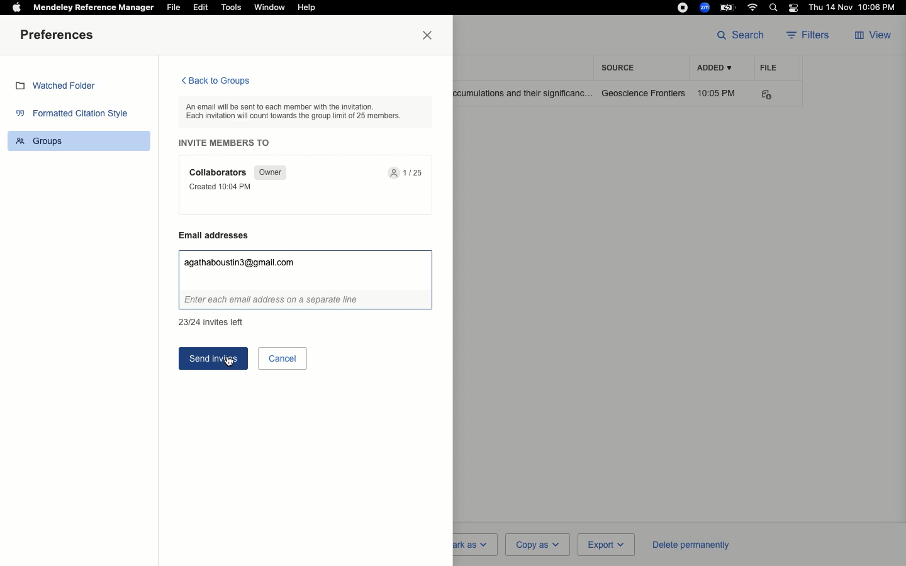  I want to click on File, so click(174, 8).